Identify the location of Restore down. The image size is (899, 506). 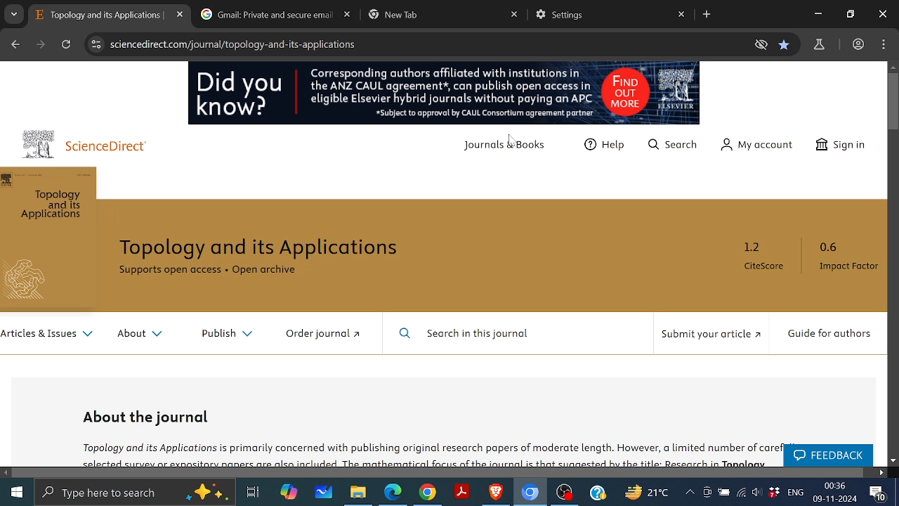
(851, 13).